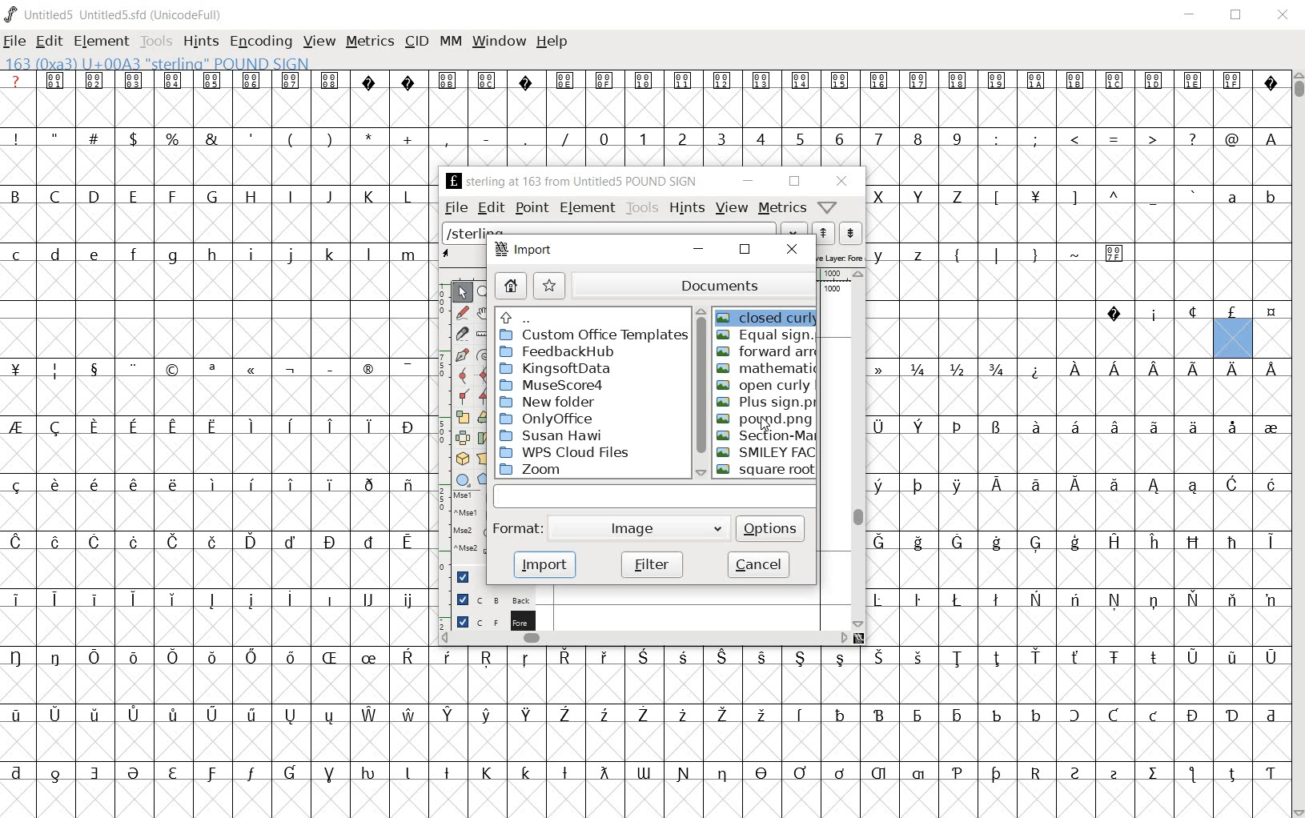 The image size is (1305, 818). What do you see at coordinates (1194, 369) in the screenshot?
I see `Symbol` at bounding box center [1194, 369].